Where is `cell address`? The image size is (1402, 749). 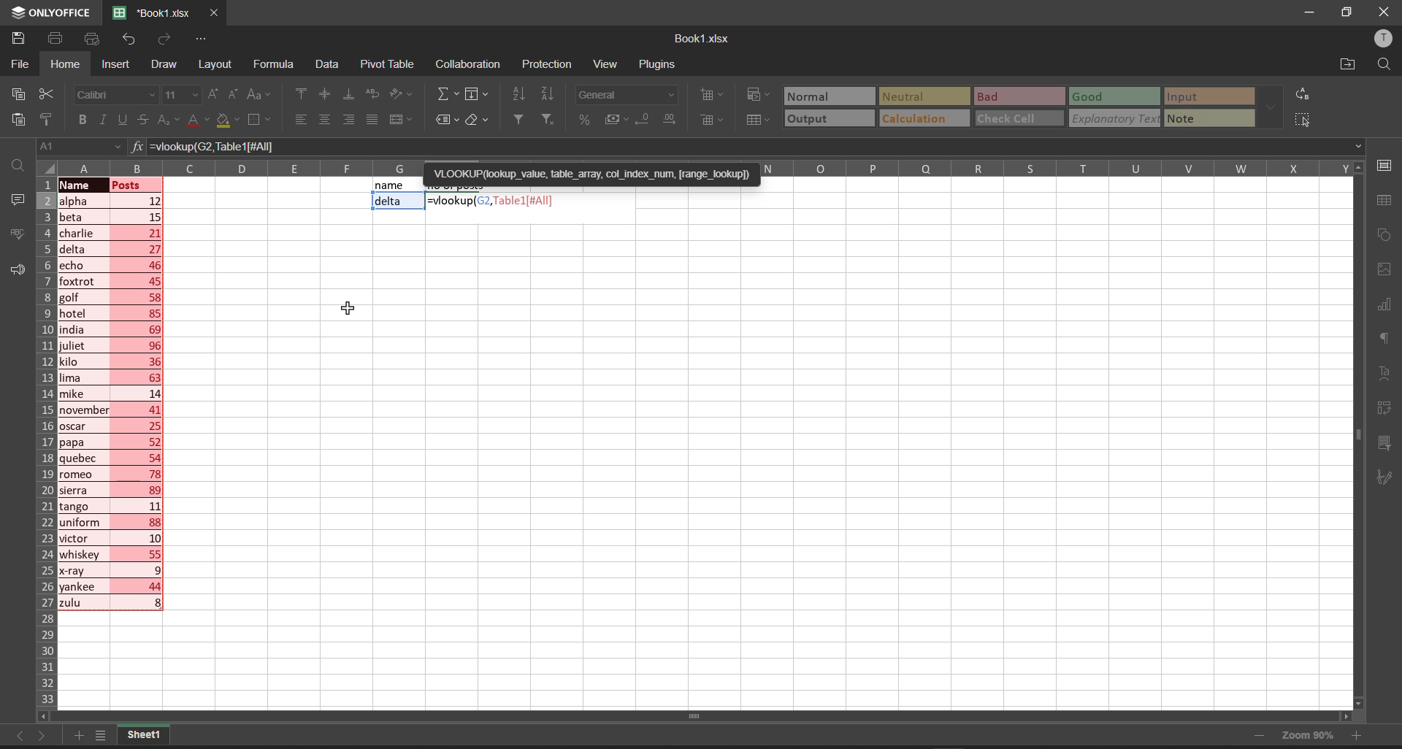 cell address is located at coordinates (78, 147).